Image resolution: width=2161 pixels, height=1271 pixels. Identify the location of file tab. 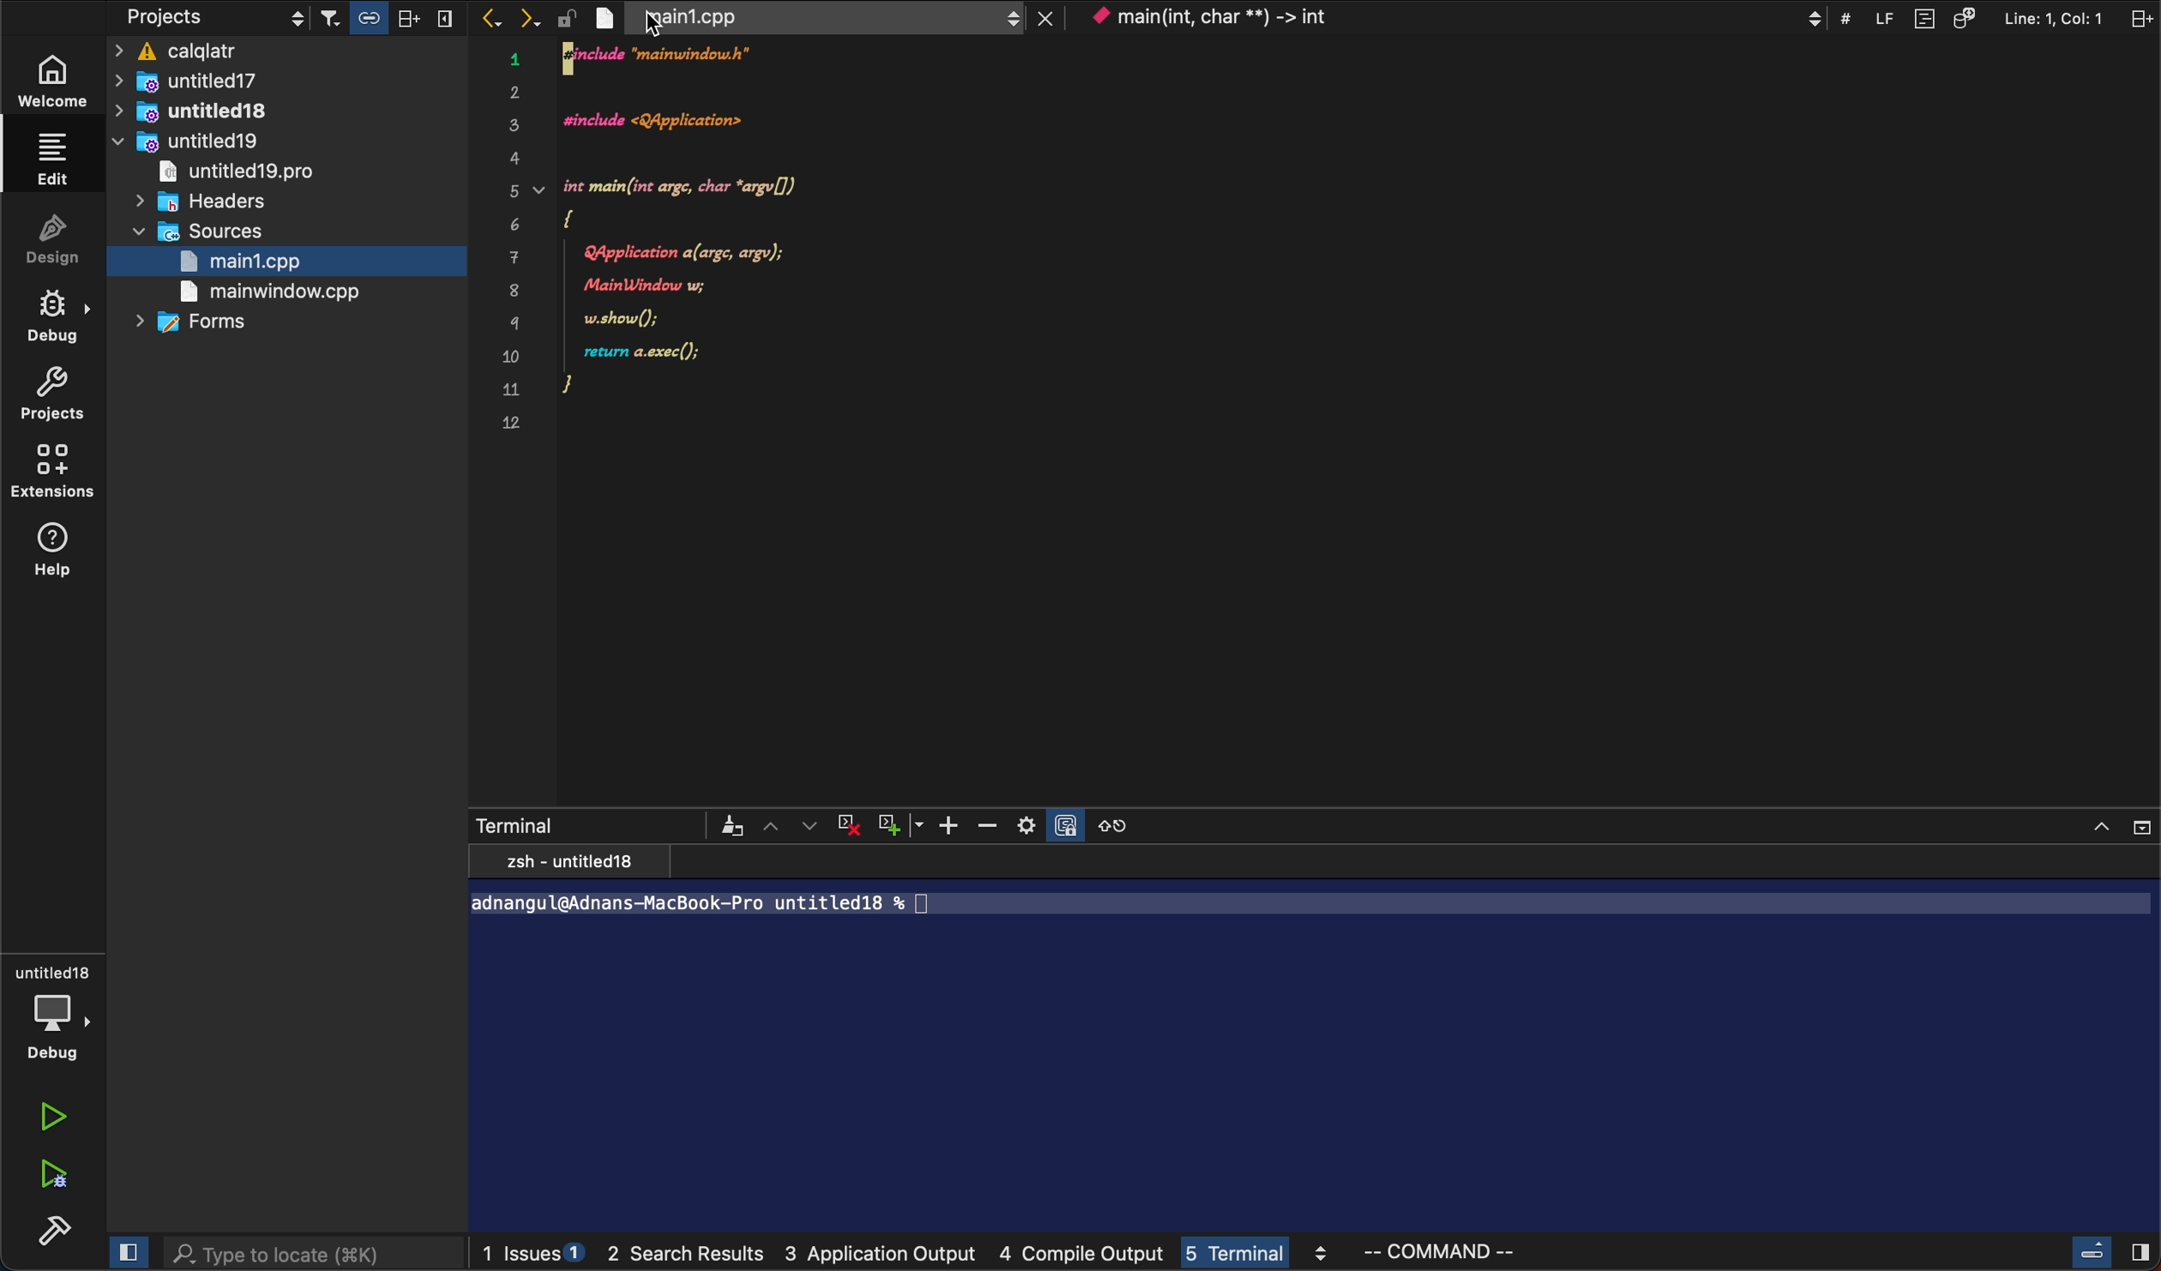
(823, 18).